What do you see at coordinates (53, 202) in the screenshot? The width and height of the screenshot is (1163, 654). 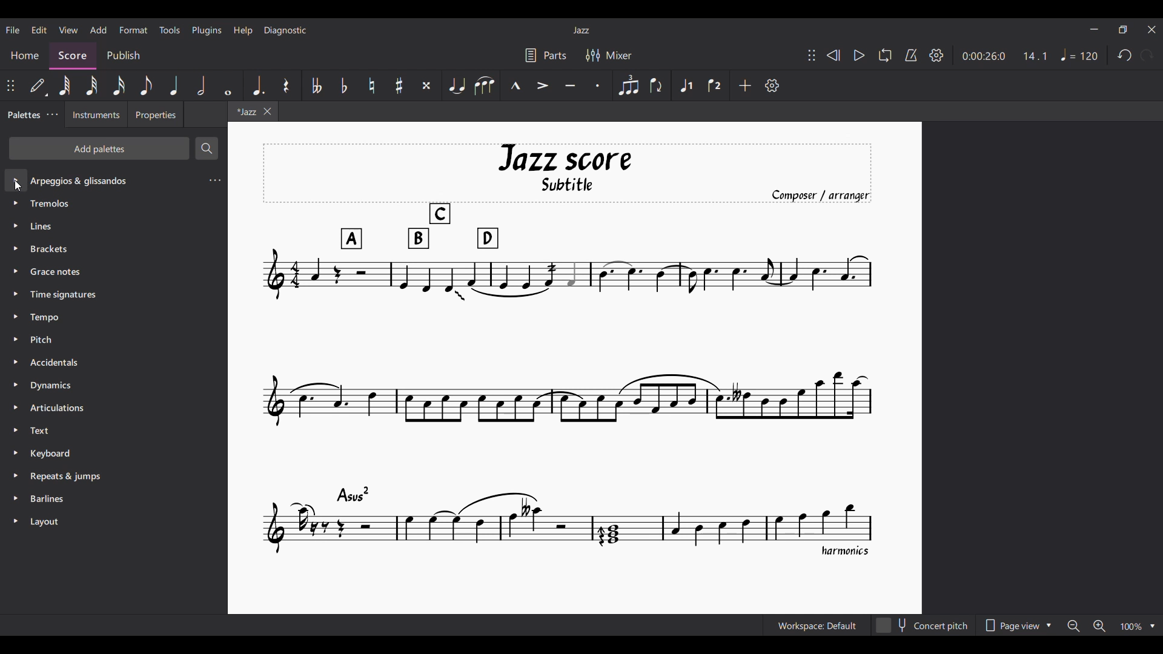 I see `Tremolos` at bounding box center [53, 202].